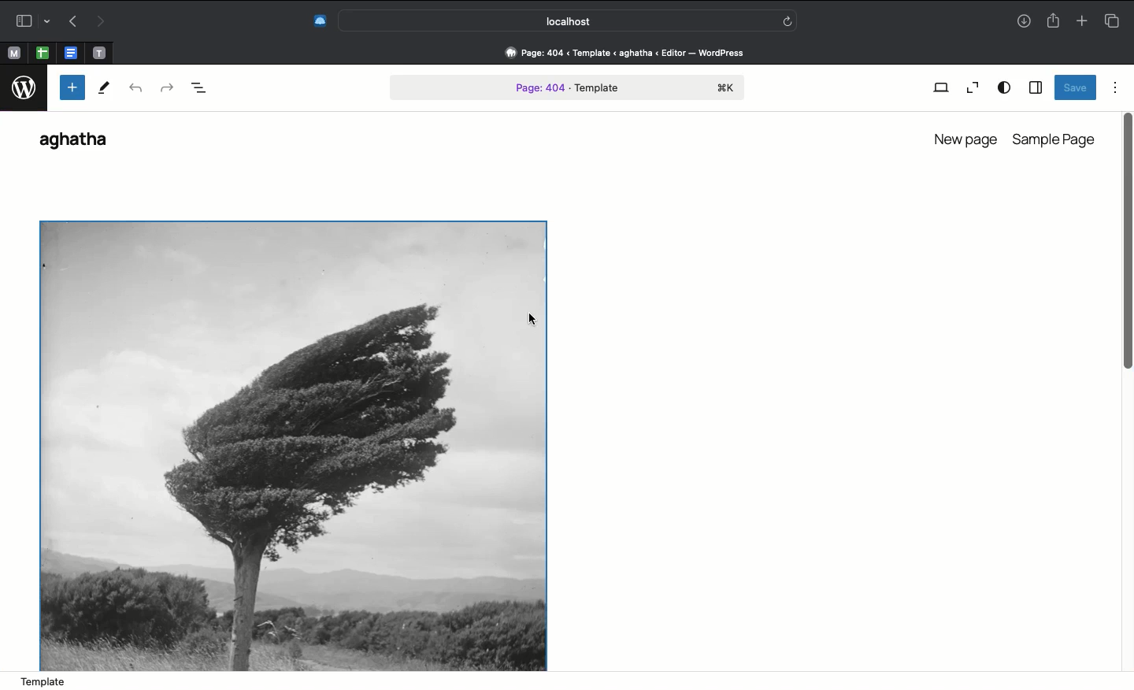 The height and width of the screenshot is (690, 1134). I want to click on Redo, so click(98, 22).